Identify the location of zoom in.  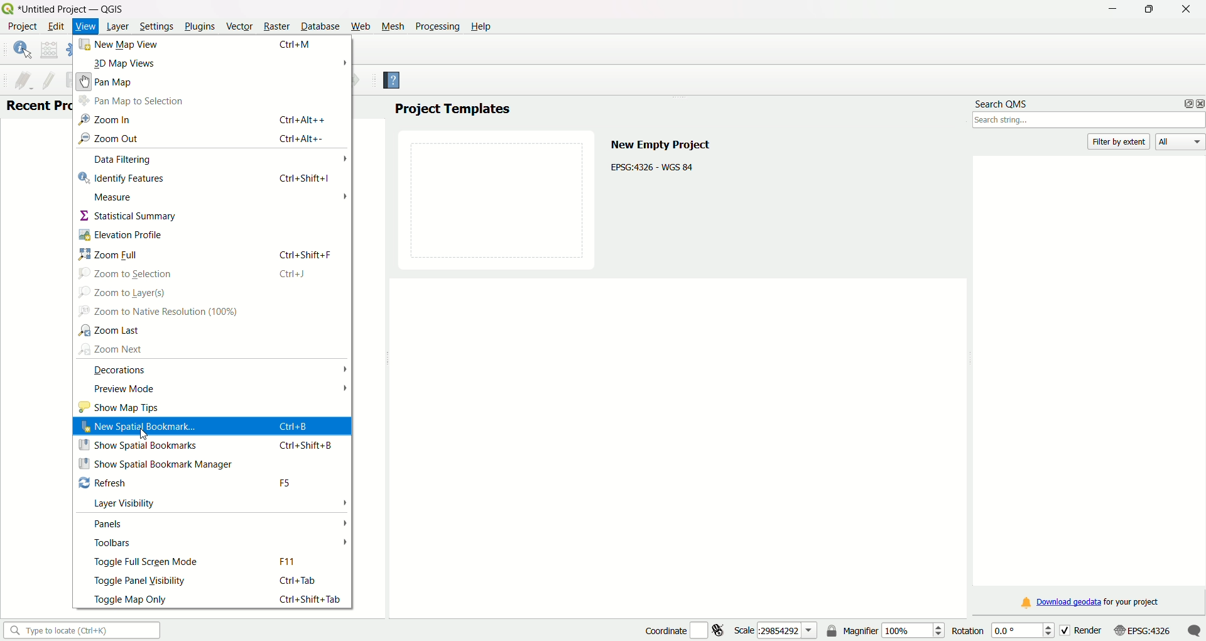
(103, 121).